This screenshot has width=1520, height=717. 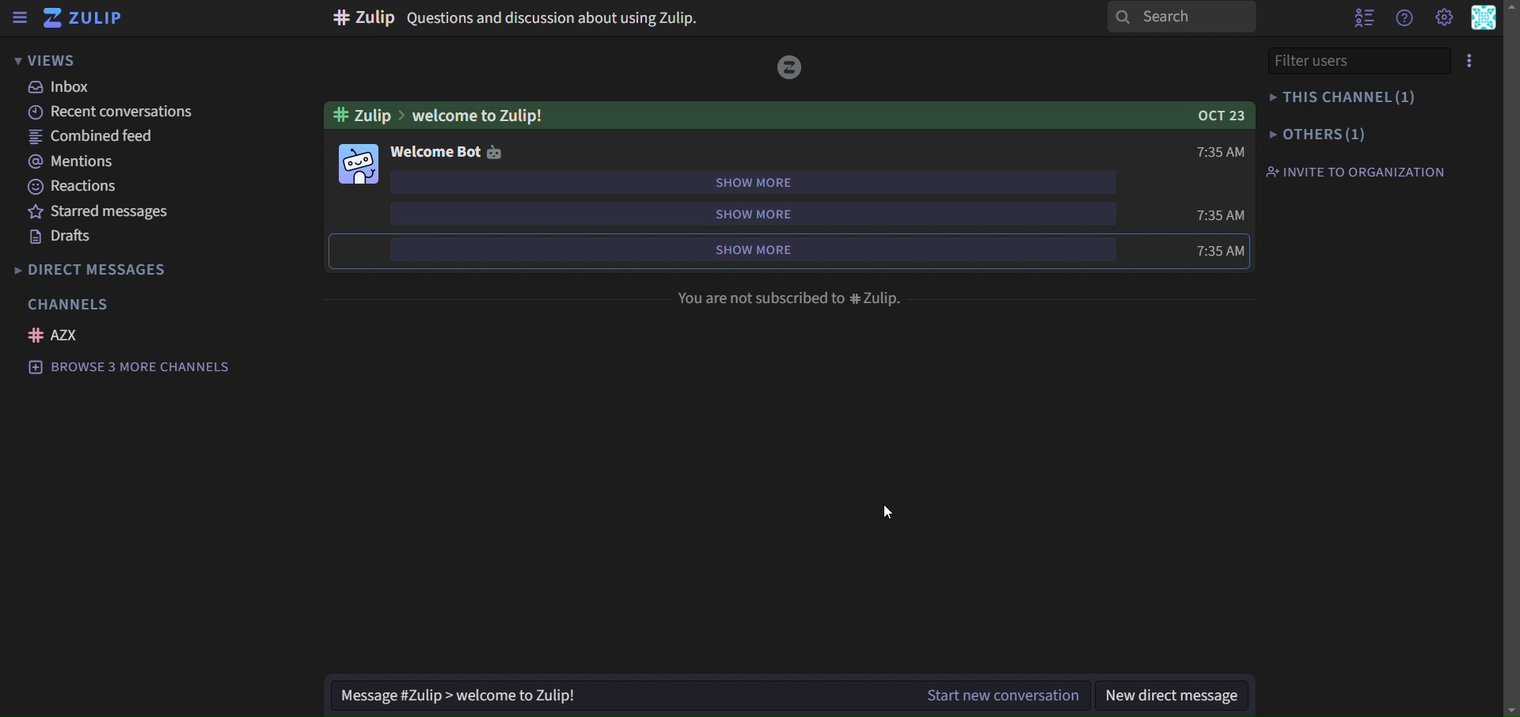 What do you see at coordinates (1191, 249) in the screenshot?
I see `7:35 am` at bounding box center [1191, 249].